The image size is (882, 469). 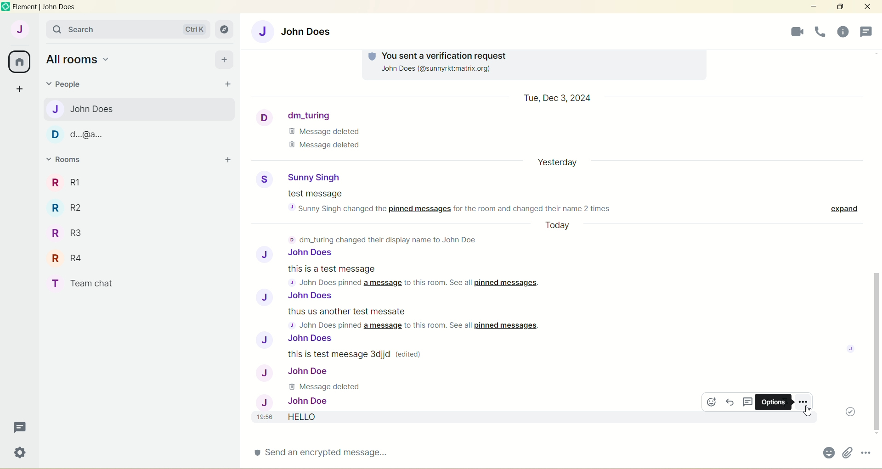 What do you see at coordinates (88, 109) in the screenshot?
I see `J John Does` at bounding box center [88, 109].